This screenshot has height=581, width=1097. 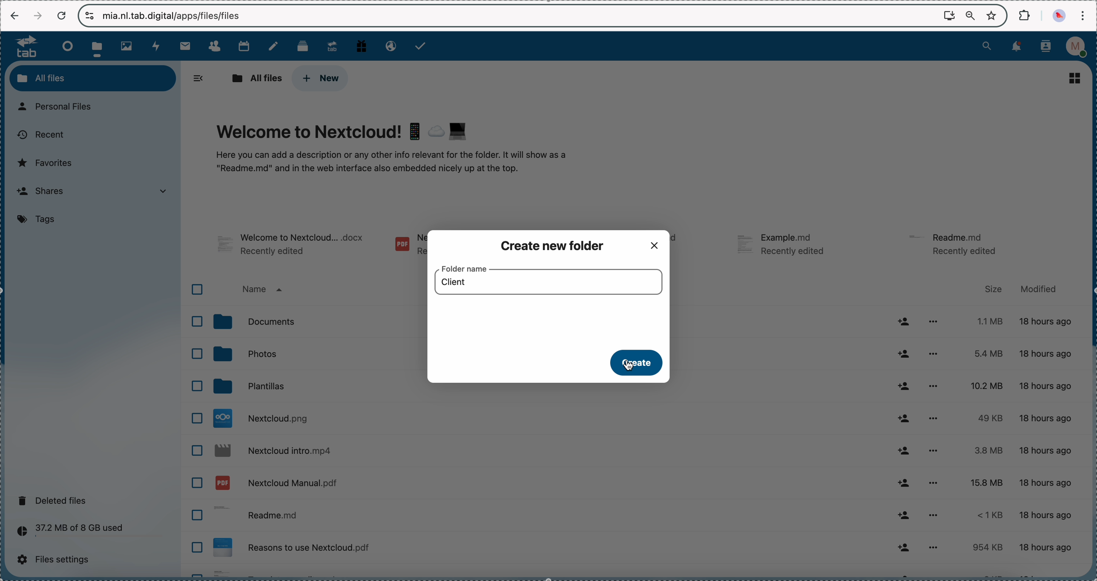 I want to click on calendar, so click(x=244, y=45).